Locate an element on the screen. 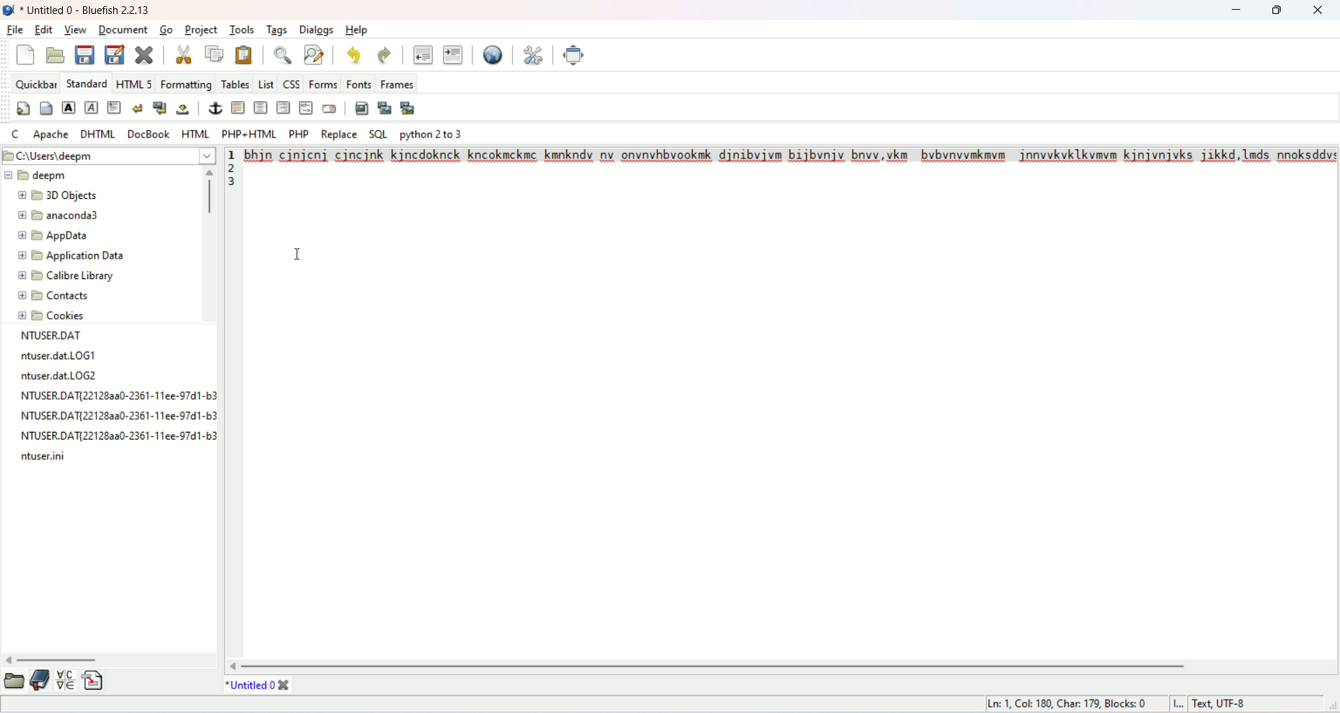 The width and height of the screenshot is (1340, 713). redo is located at coordinates (382, 56).